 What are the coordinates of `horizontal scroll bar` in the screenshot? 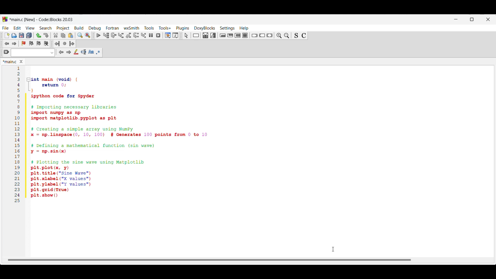 It's located at (212, 259).